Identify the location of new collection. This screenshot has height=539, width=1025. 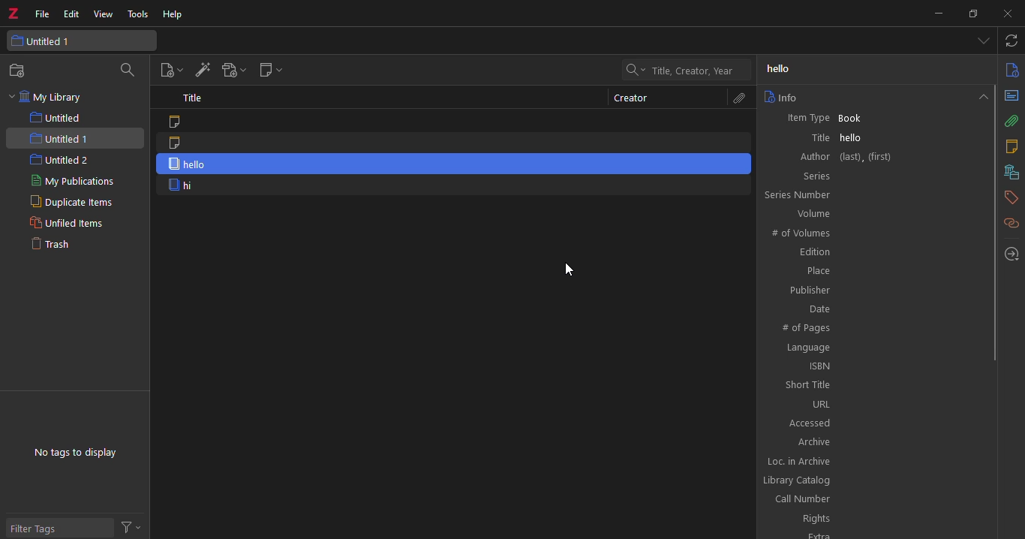
(21, 71).